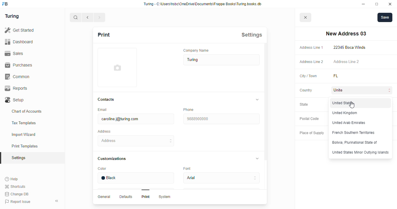 Image resolution: width=397 pixels, height=209 pixels. I want to click on caroline.j@turing.com, so click(135, 119).